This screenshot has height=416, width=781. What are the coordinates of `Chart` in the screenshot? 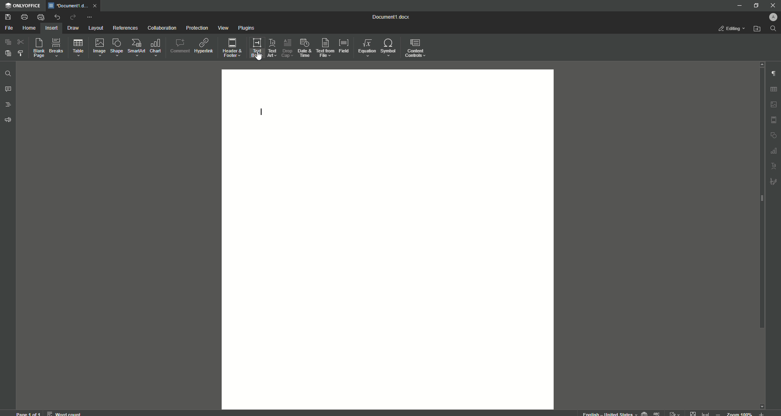 It's located at (156, 48).